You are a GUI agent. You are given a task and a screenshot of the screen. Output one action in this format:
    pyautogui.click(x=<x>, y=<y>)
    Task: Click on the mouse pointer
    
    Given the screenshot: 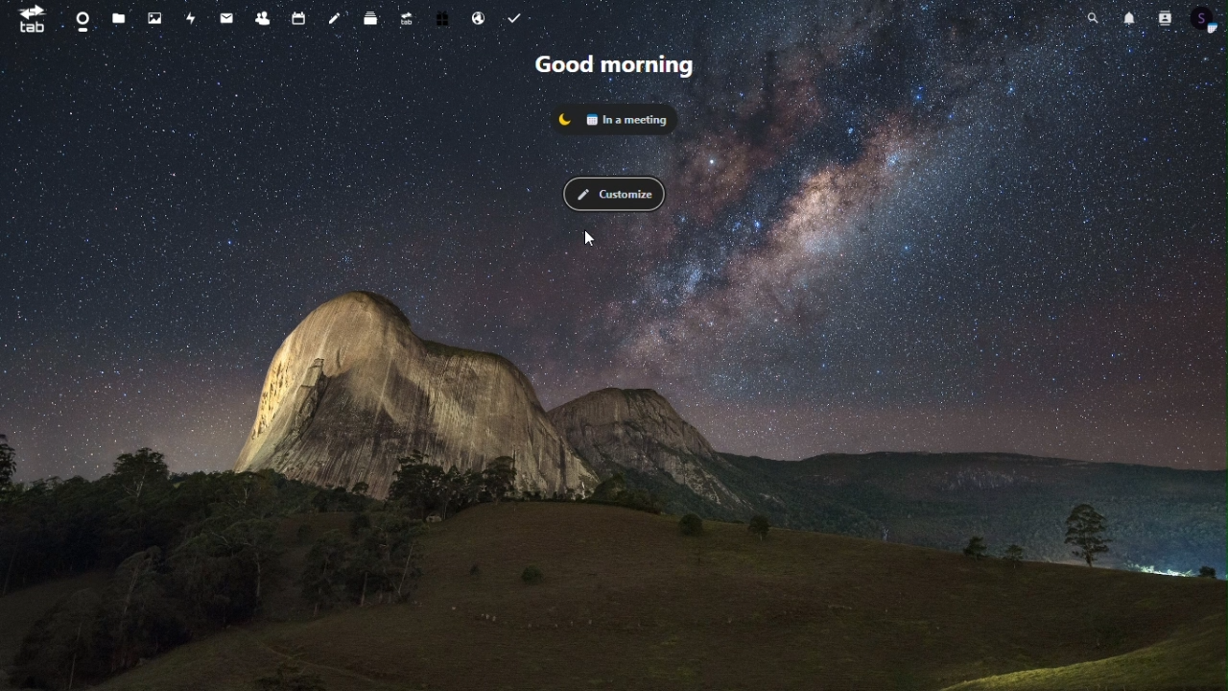 What is the action you would take?
    pyautogui.click(x=593, y=238)
    